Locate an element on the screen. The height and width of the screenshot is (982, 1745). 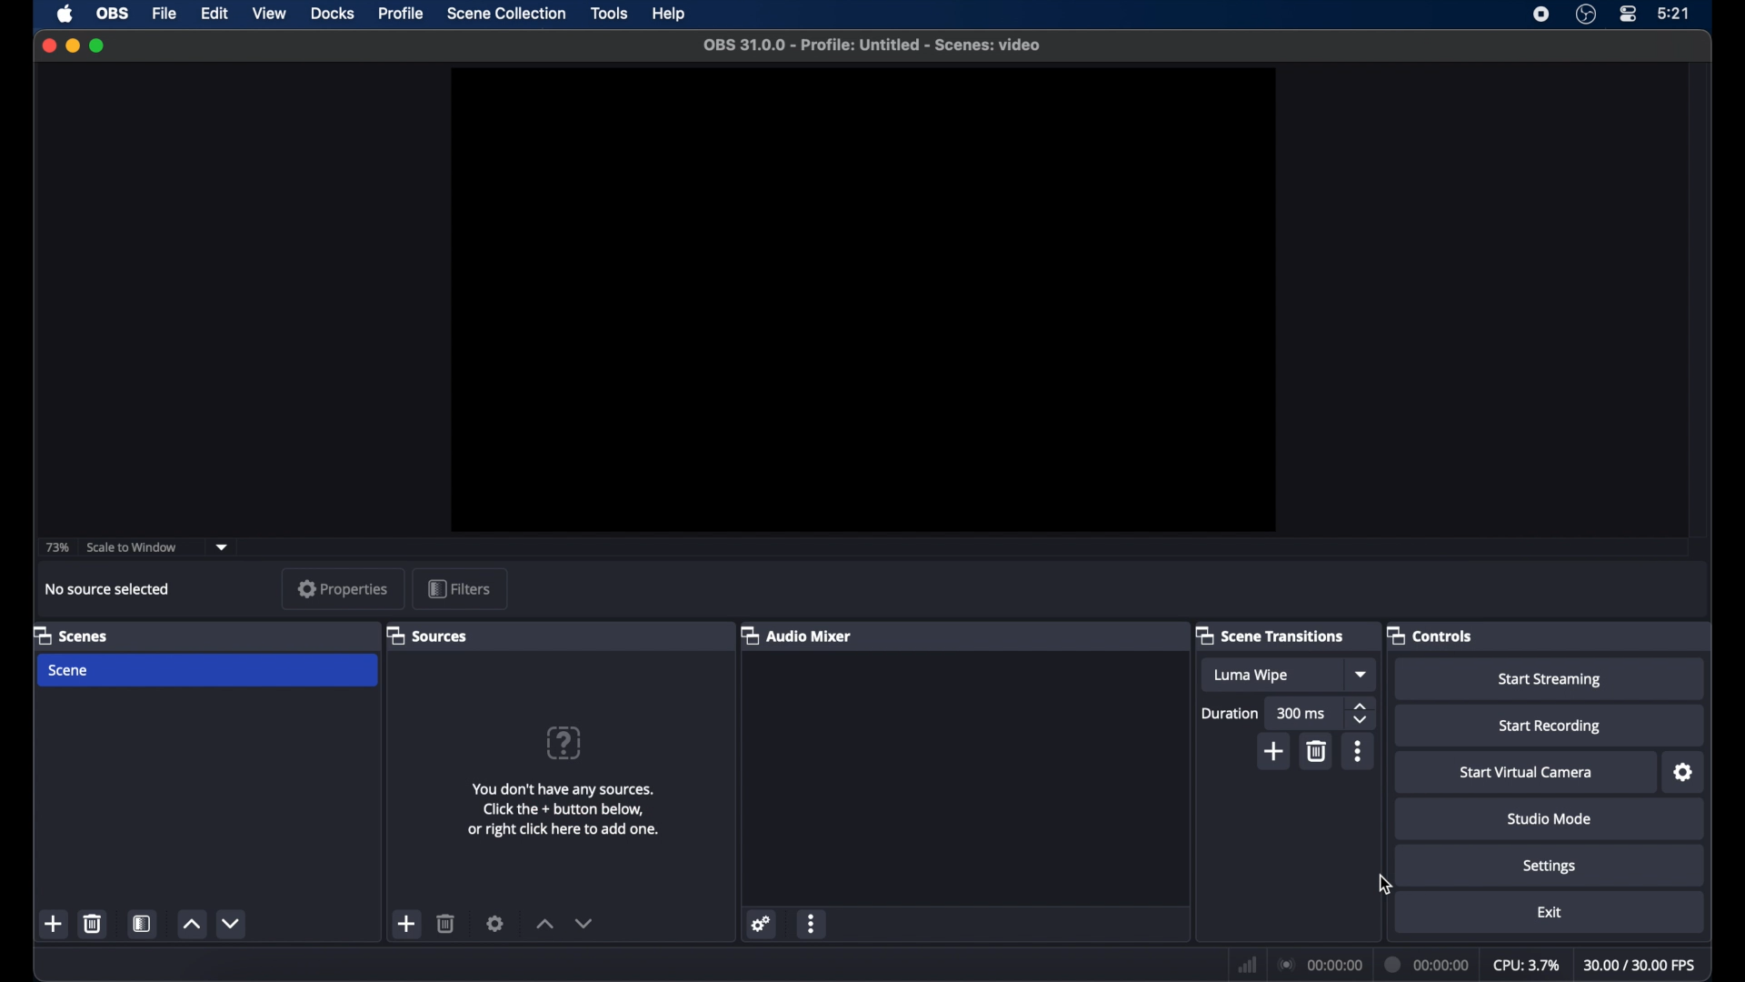
73% is located at coordinates (56, 547).